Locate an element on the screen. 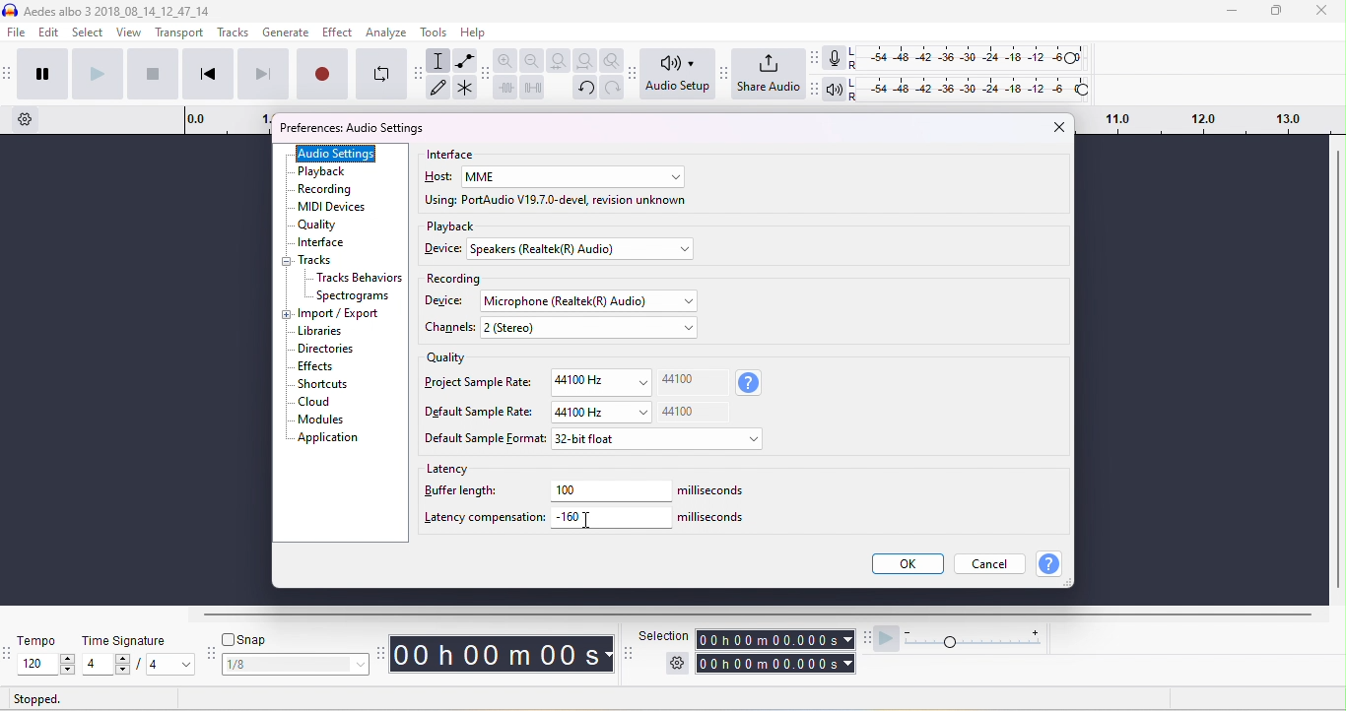  selection tool is located at coordinates (439, 60).